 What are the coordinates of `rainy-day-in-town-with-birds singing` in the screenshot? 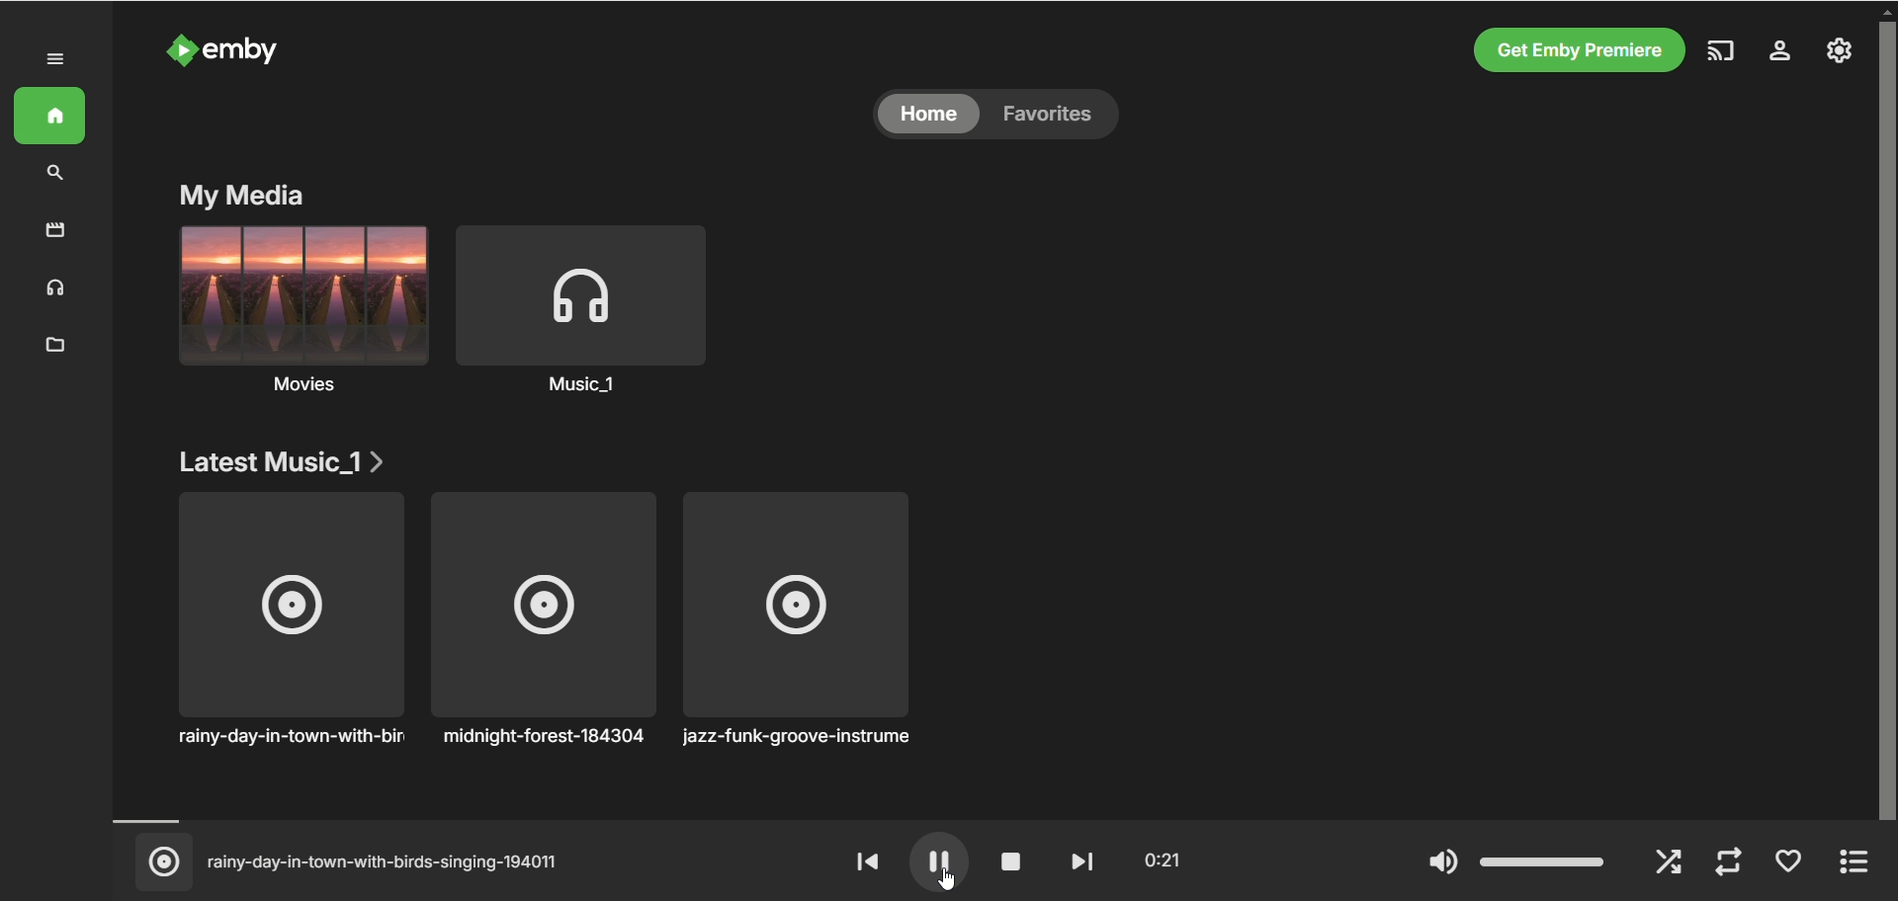 It's located at (283, 618).